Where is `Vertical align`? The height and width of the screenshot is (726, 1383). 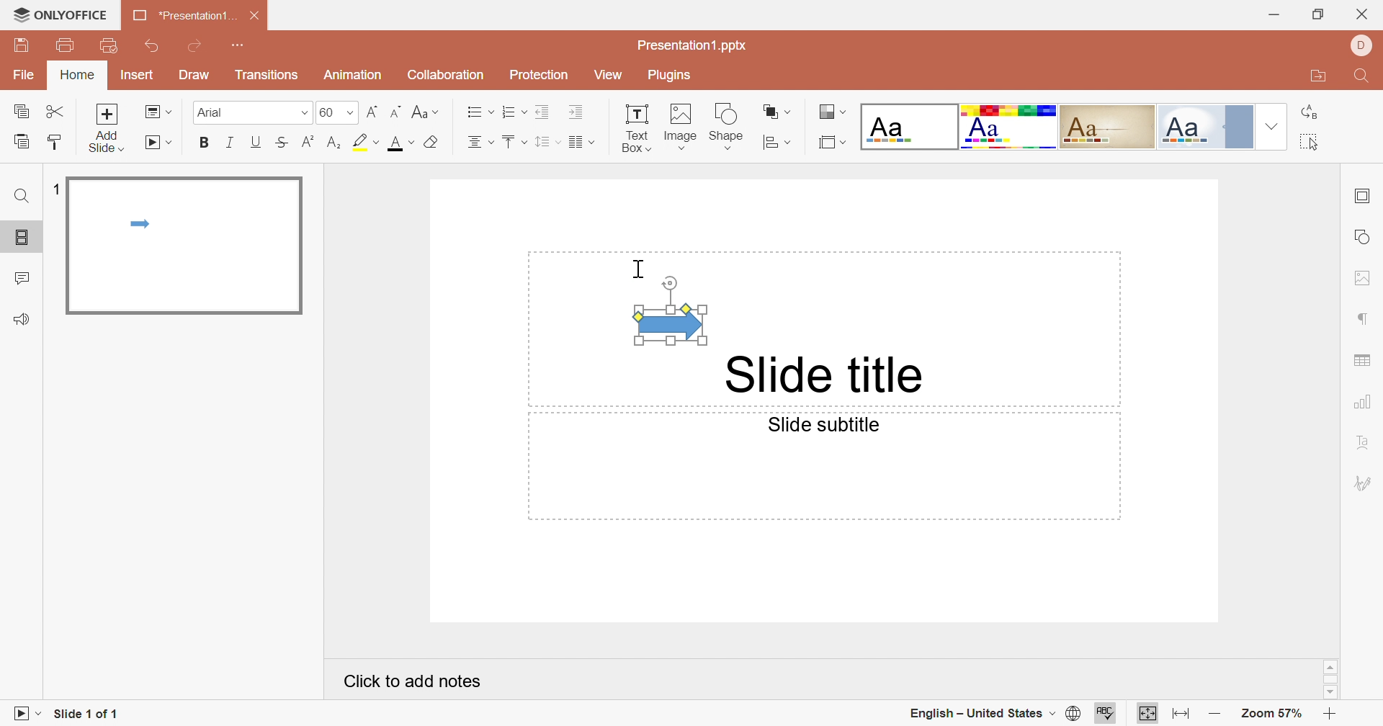 Vertical align is located at coordinates (514, 142).